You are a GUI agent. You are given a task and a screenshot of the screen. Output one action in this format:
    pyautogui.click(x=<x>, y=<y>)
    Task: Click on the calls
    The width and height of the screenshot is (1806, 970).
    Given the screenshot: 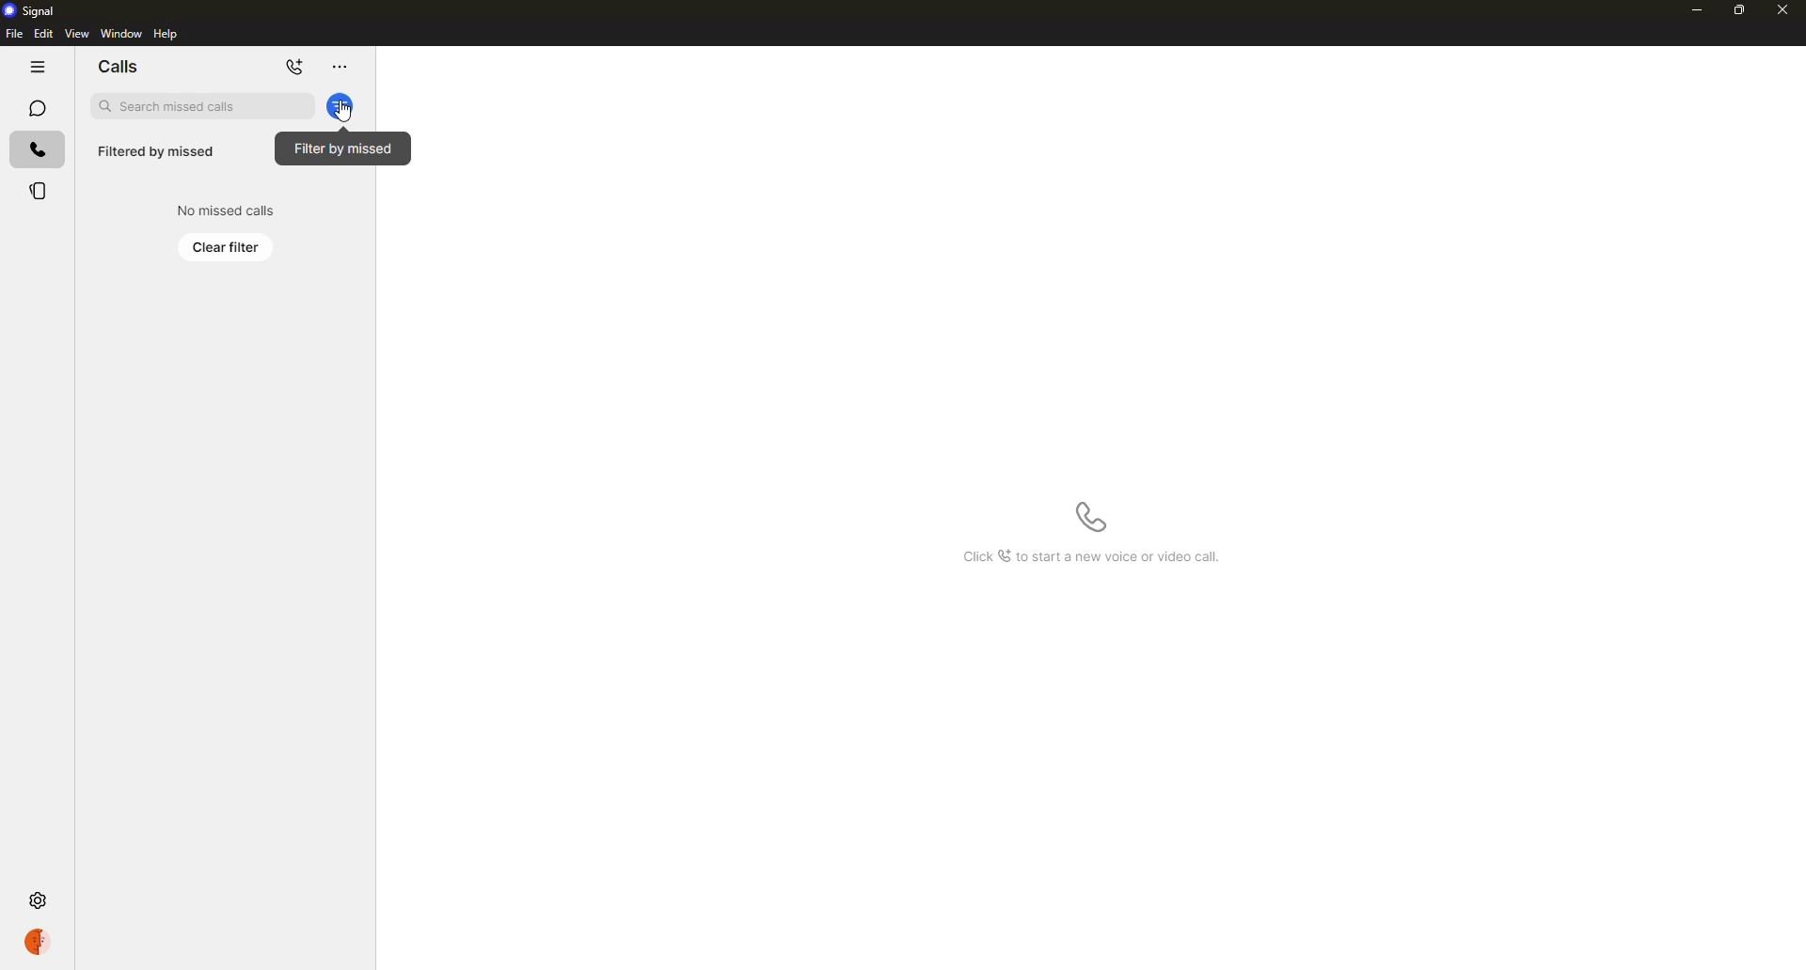 What is the action you would take?
    pyautogui.click(x=119, y=65)
    